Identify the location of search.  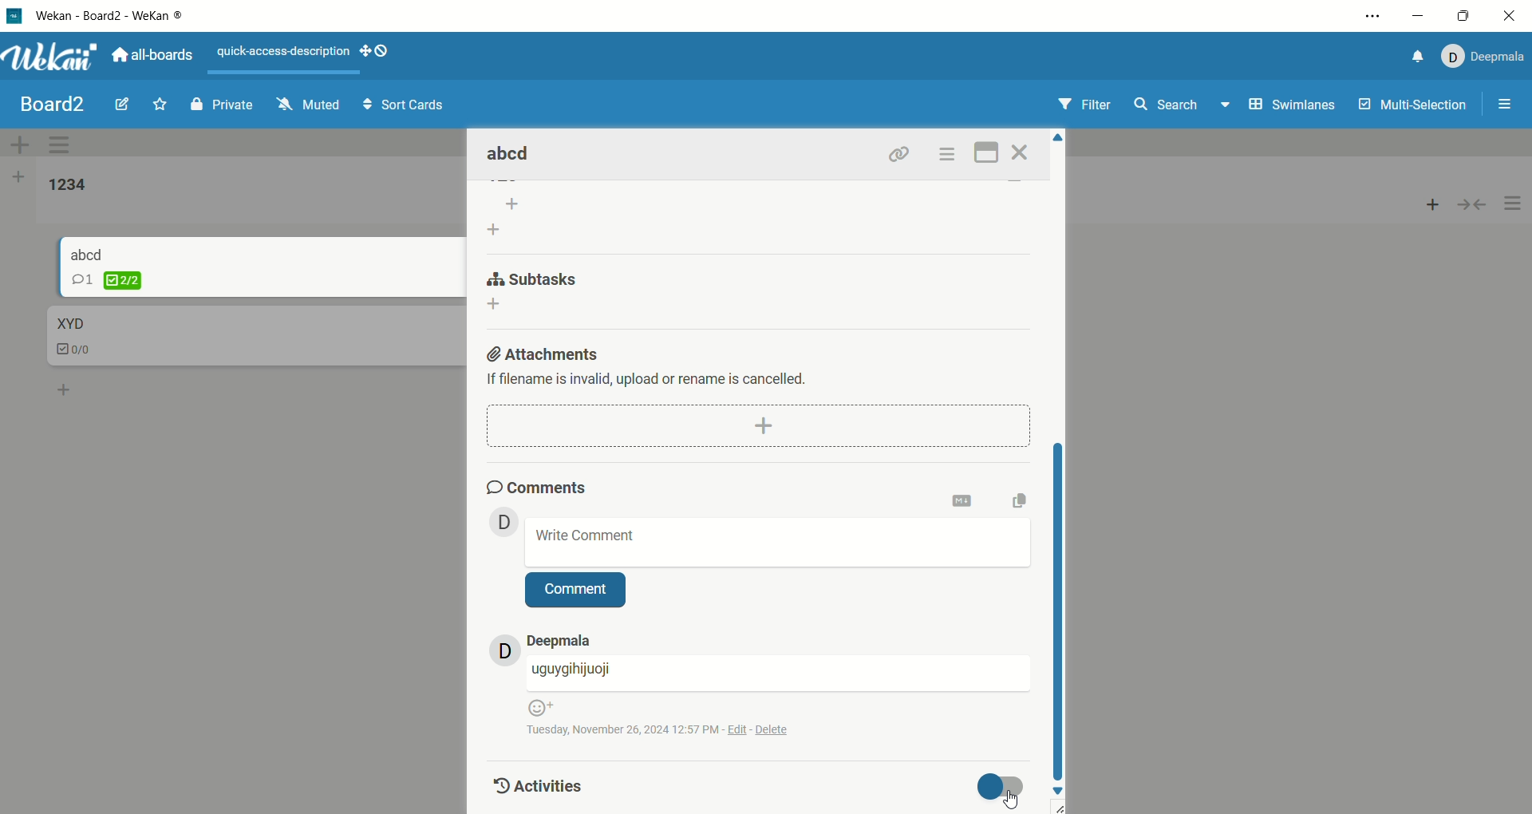
(1183, 106).